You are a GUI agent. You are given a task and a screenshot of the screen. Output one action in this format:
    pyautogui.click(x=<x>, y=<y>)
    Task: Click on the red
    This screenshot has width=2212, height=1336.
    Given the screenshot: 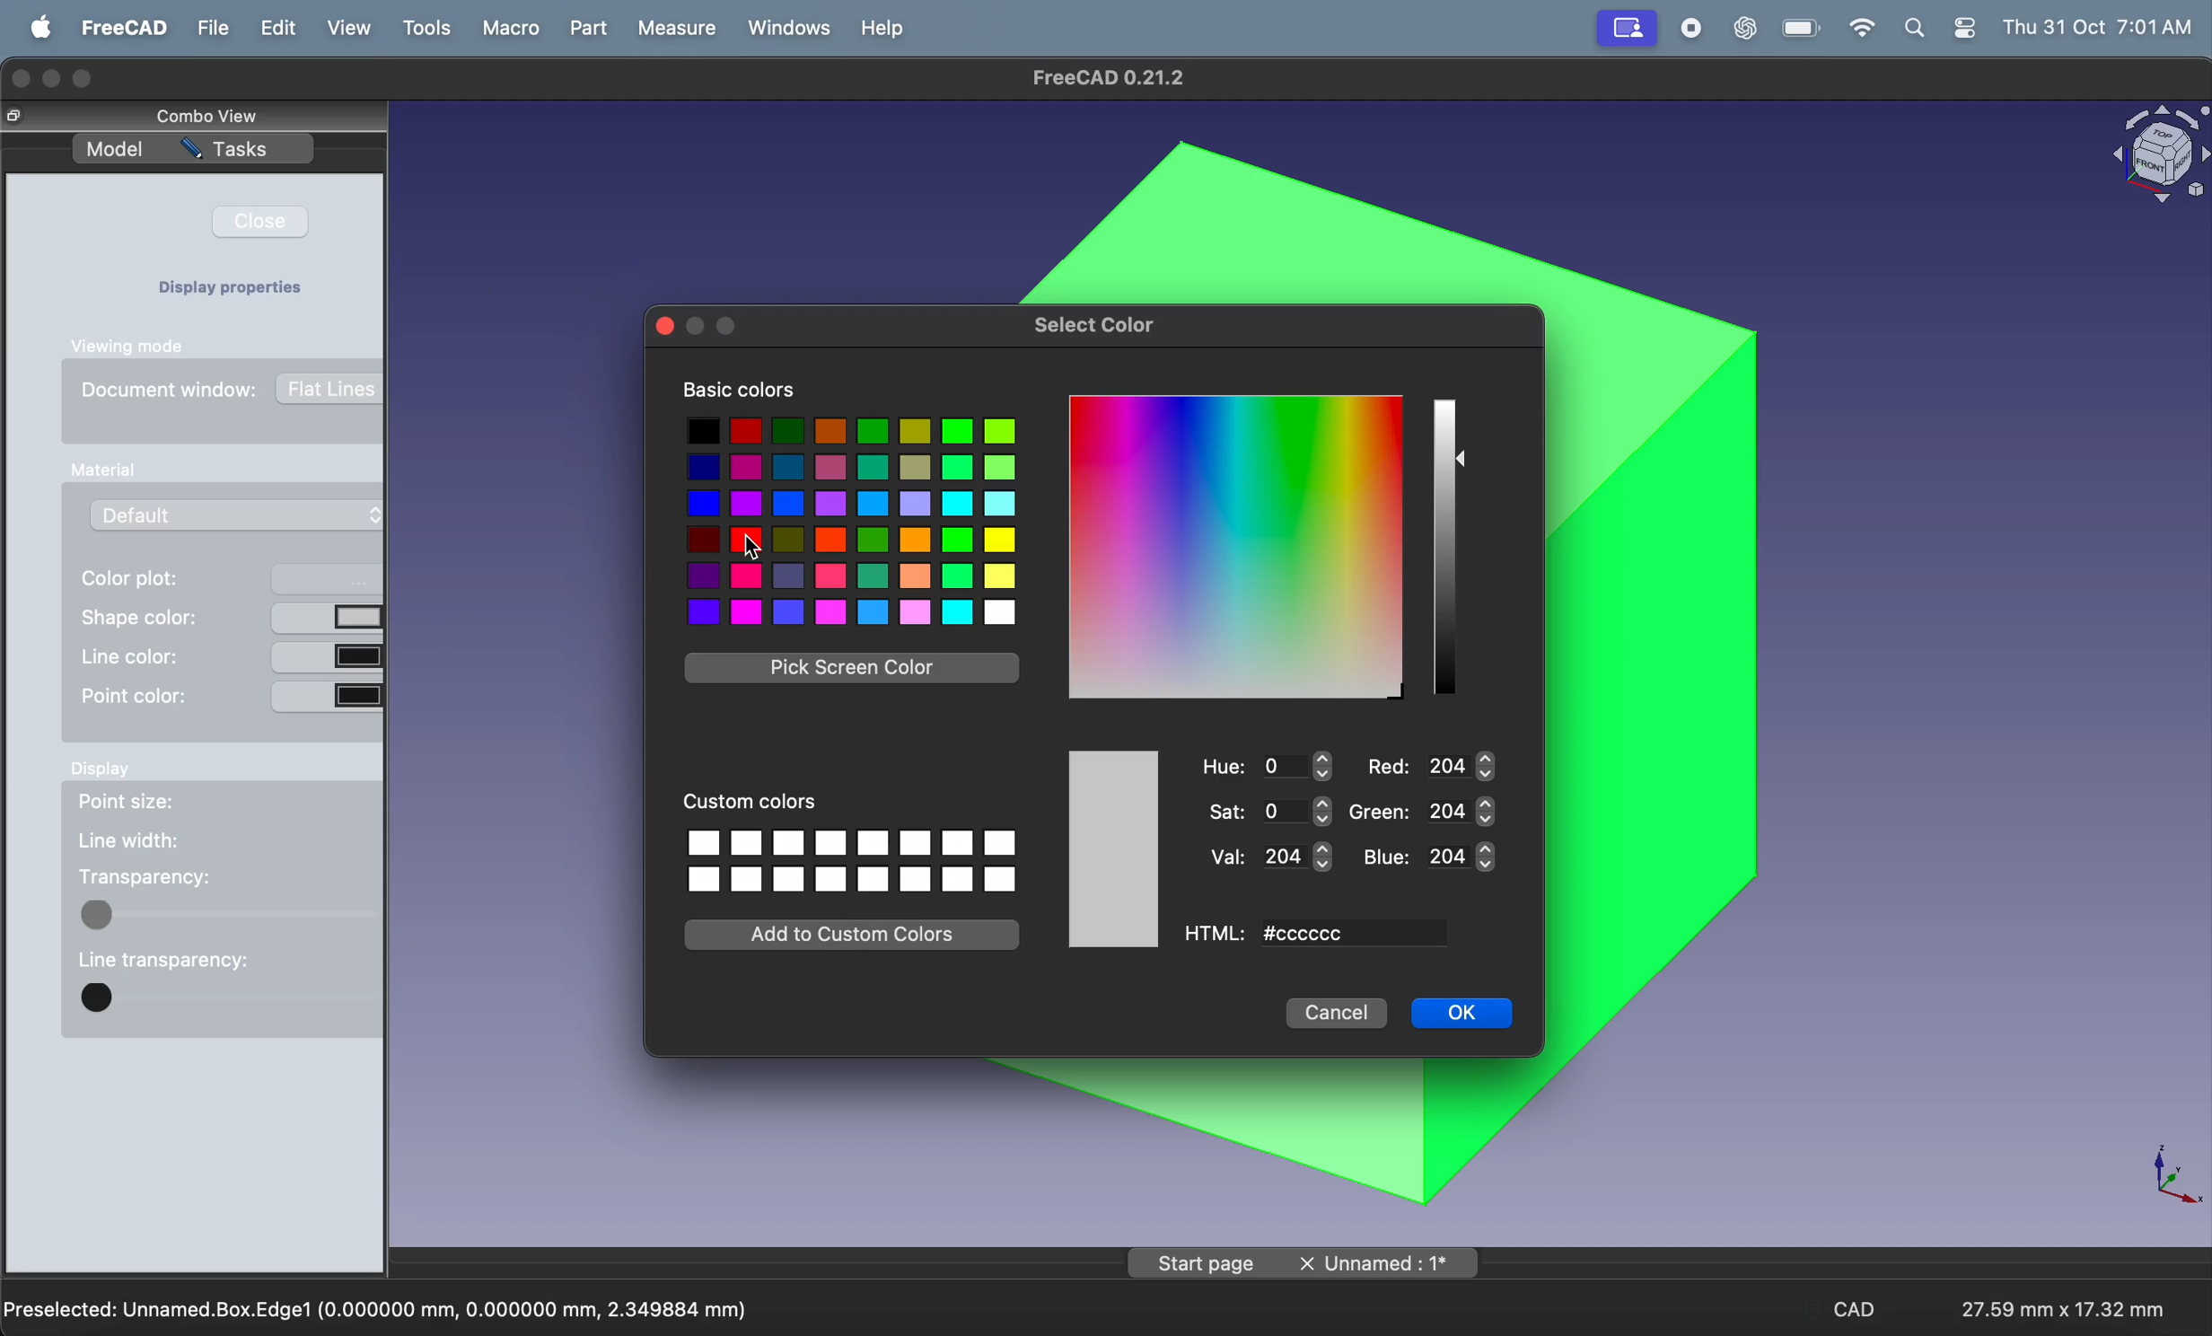 What is the action you would take?
    pyautogui.click(x=1435, y=765)
    